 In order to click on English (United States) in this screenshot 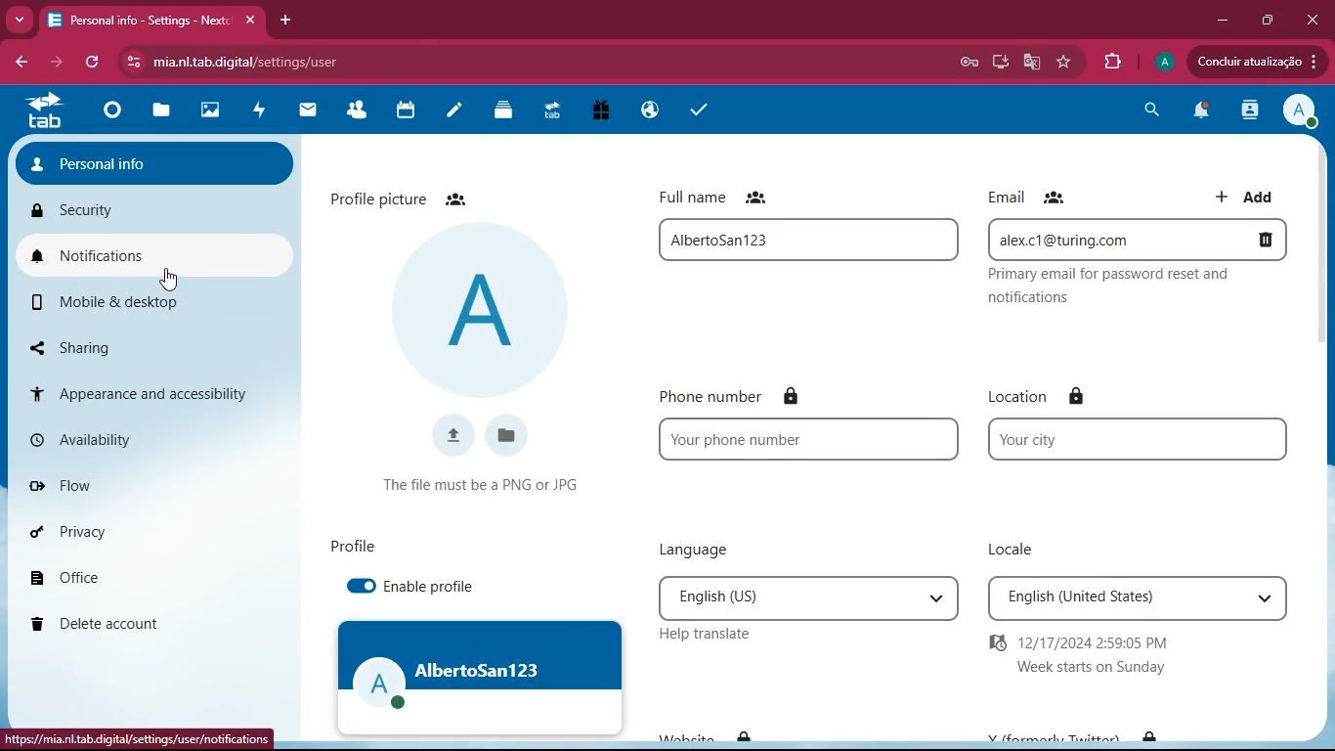, I will do `click(1150, 597)`.